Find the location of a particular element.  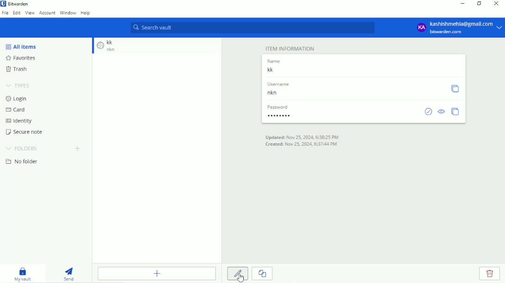

Favorites is located at coordinates (22, 58).